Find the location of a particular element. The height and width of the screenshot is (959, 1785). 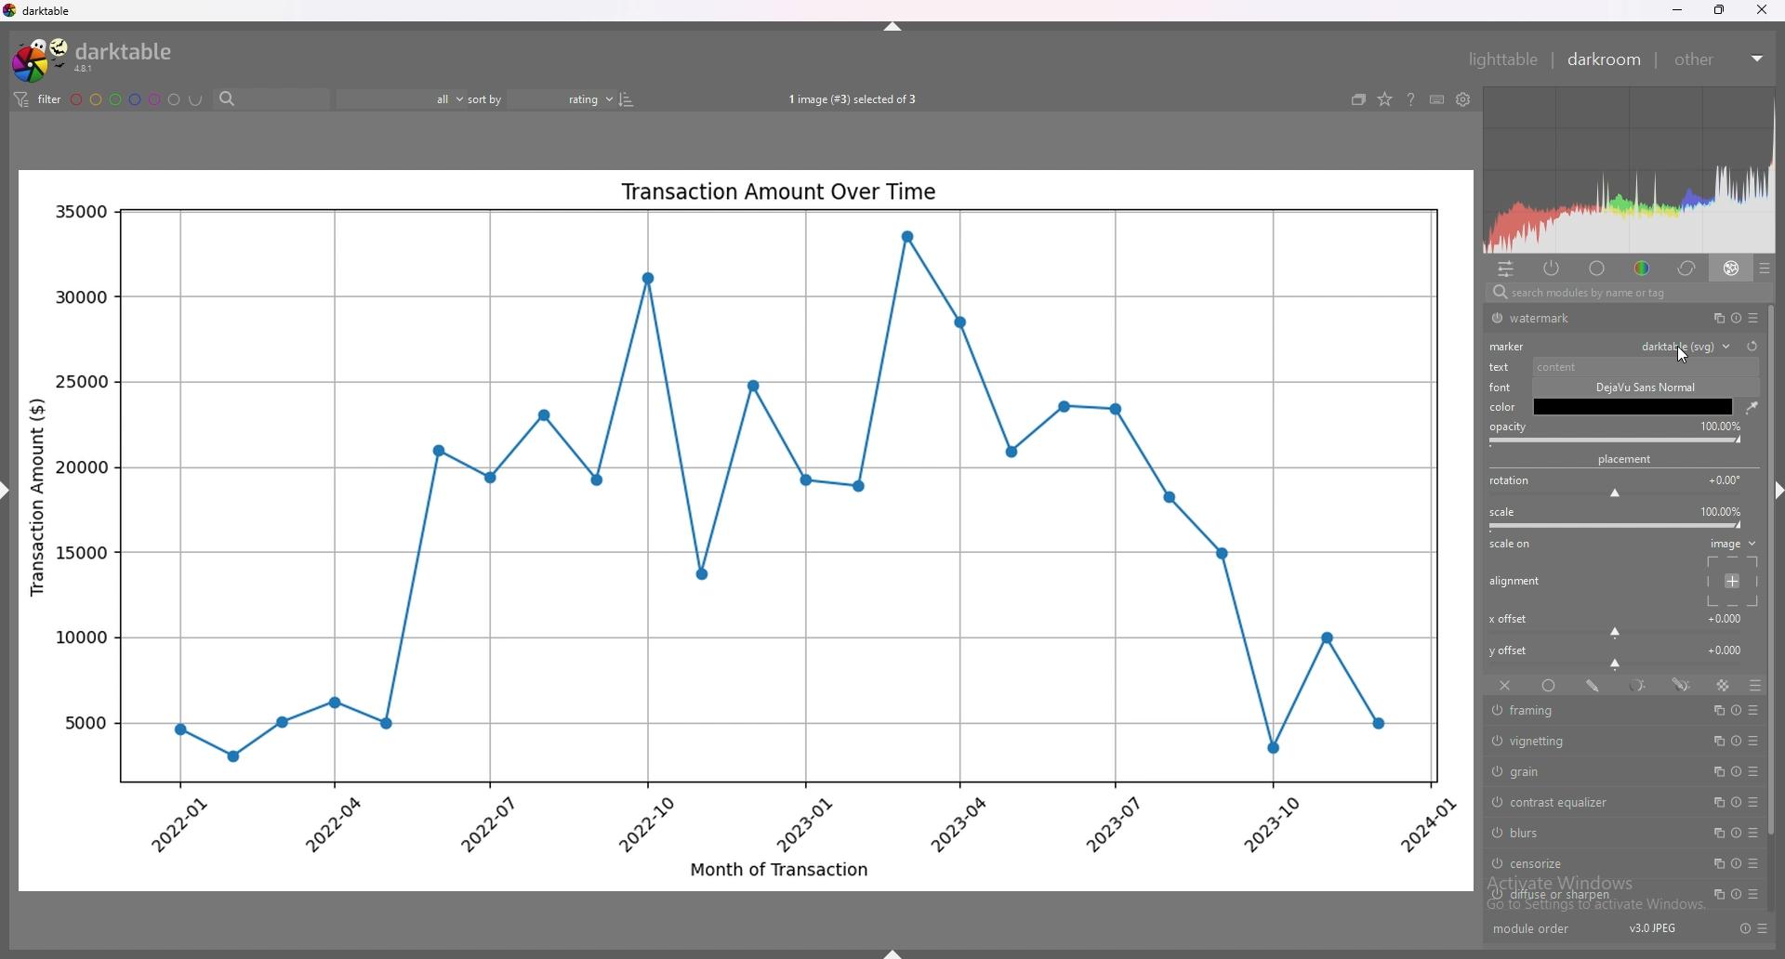

scale percentage is located at coordinates (1720, 511).